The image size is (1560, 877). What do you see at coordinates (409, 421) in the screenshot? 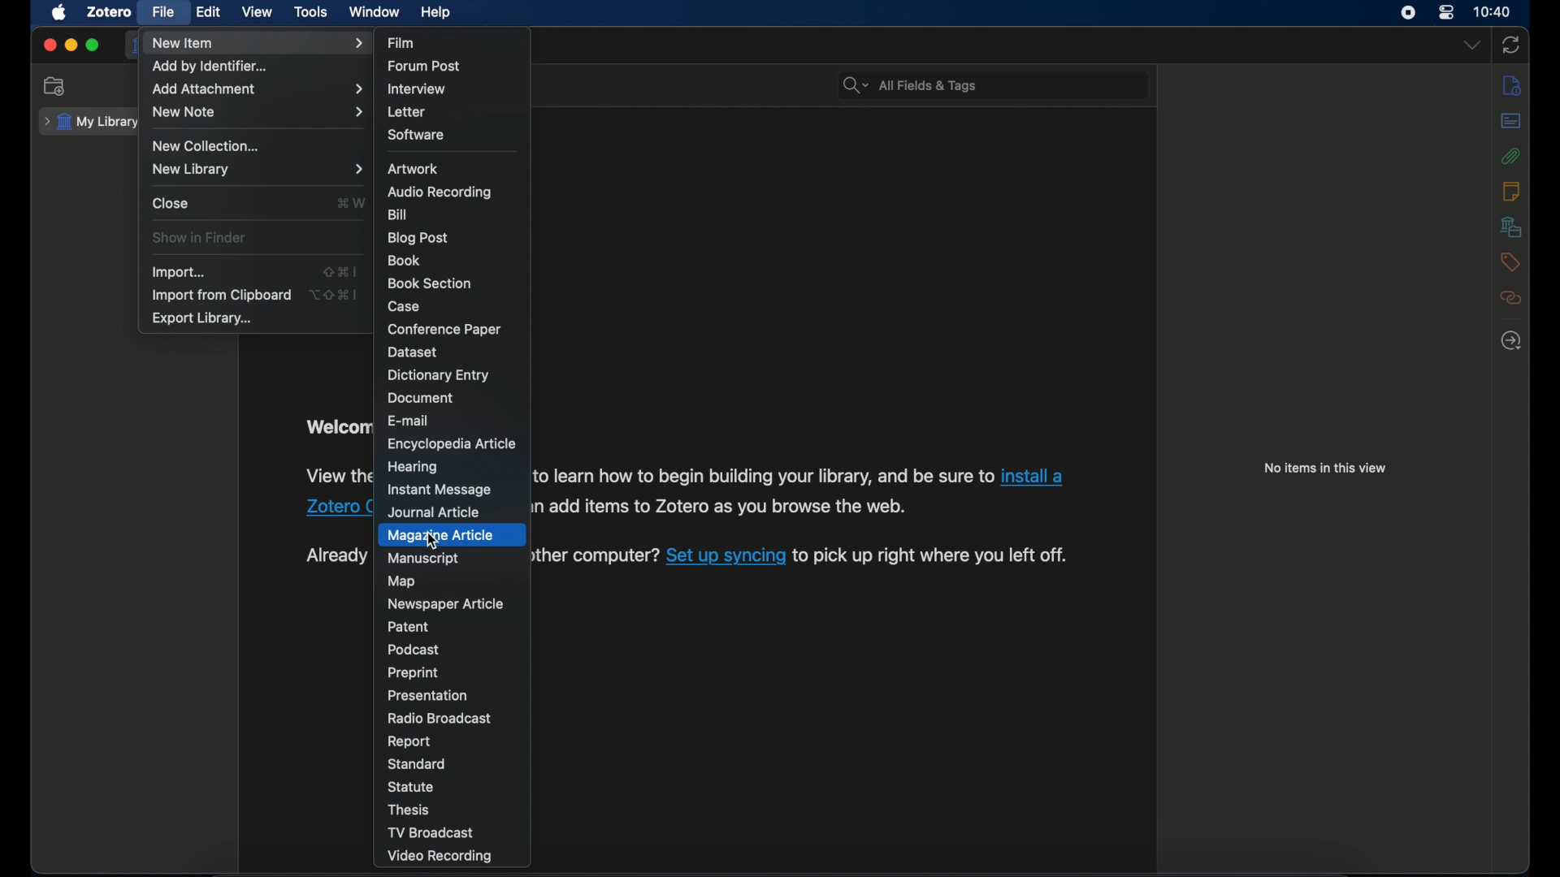
I see `e-mail` at bounding box center [409, 421].